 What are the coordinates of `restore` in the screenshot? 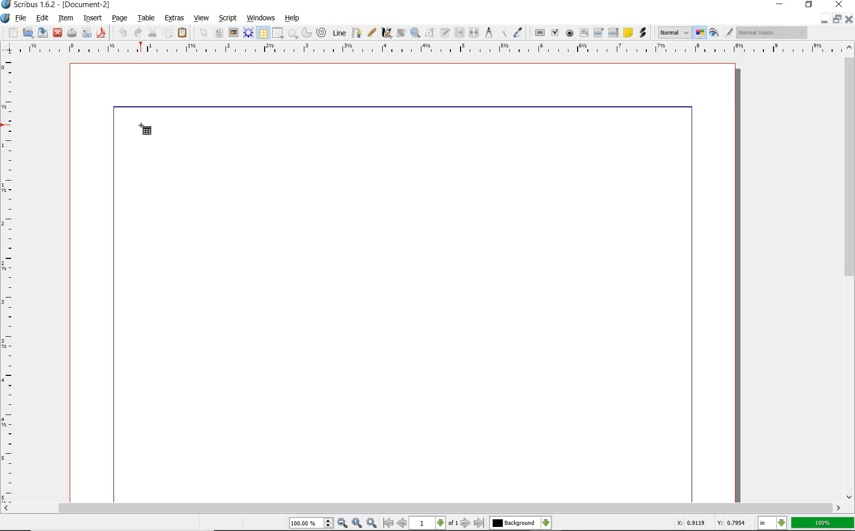 It's located at (837, 19).